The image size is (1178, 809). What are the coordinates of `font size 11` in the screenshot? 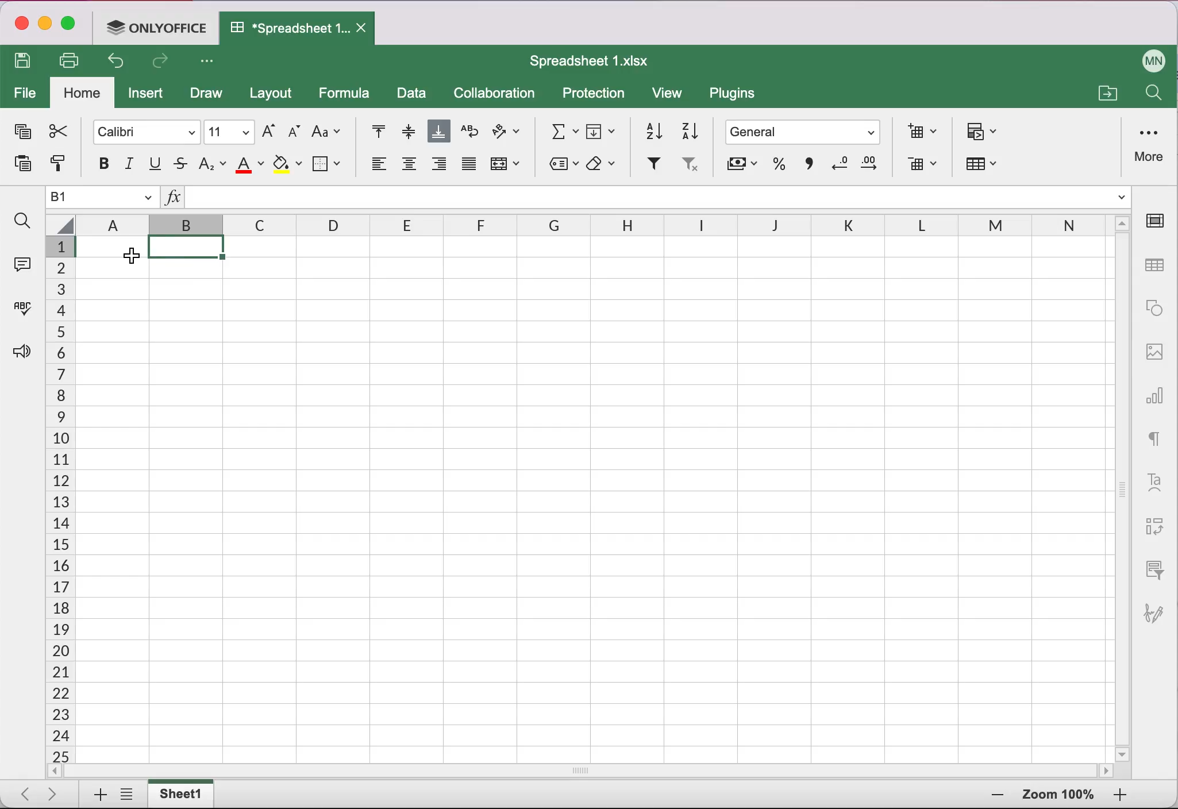 It's located at (230, 131).